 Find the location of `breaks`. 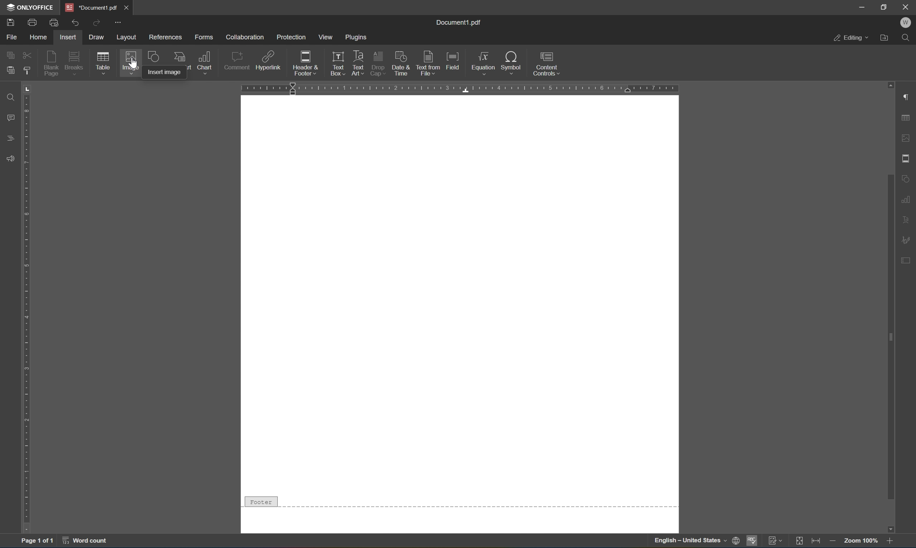

breaks is located at coordinates (75, 64).